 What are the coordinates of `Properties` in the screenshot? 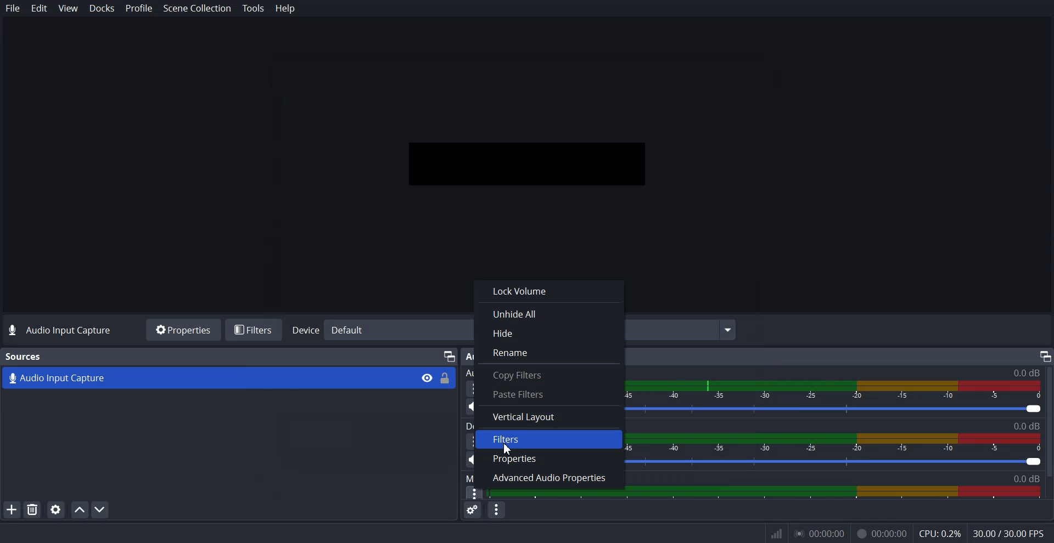 It's located at (182, 330).